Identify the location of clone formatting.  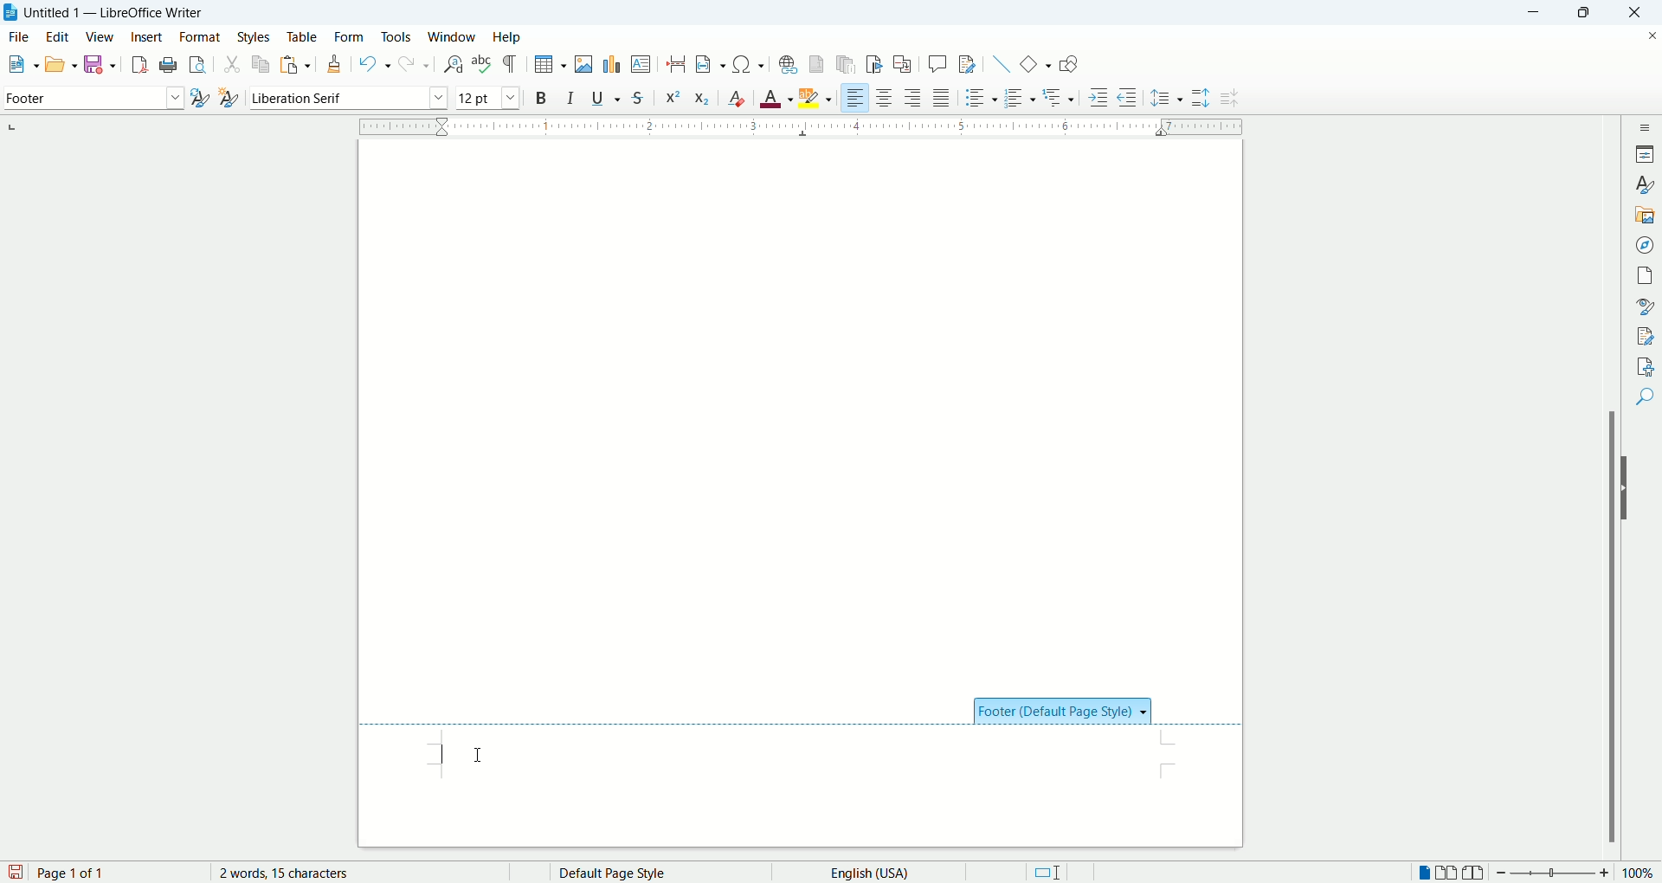
(337, 65).